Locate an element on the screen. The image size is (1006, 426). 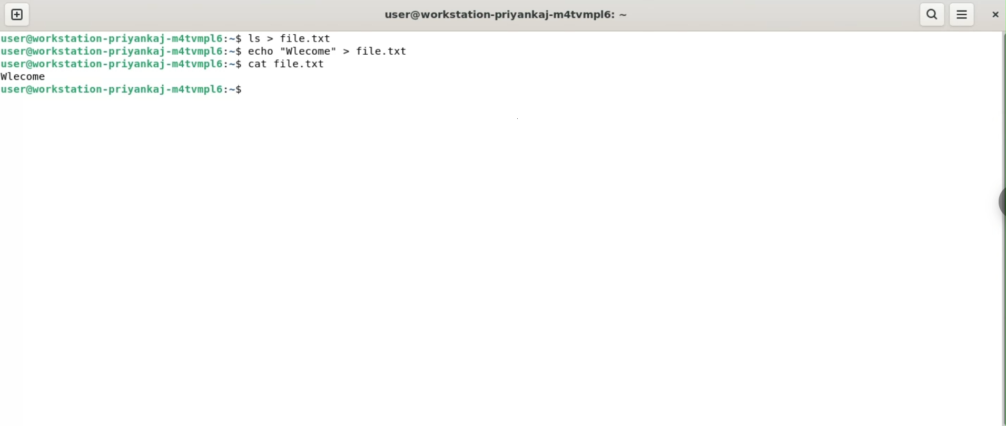
user@workstation-priyankaj-m4tvmpl6: ~$ is located at coordinates (122, 51).